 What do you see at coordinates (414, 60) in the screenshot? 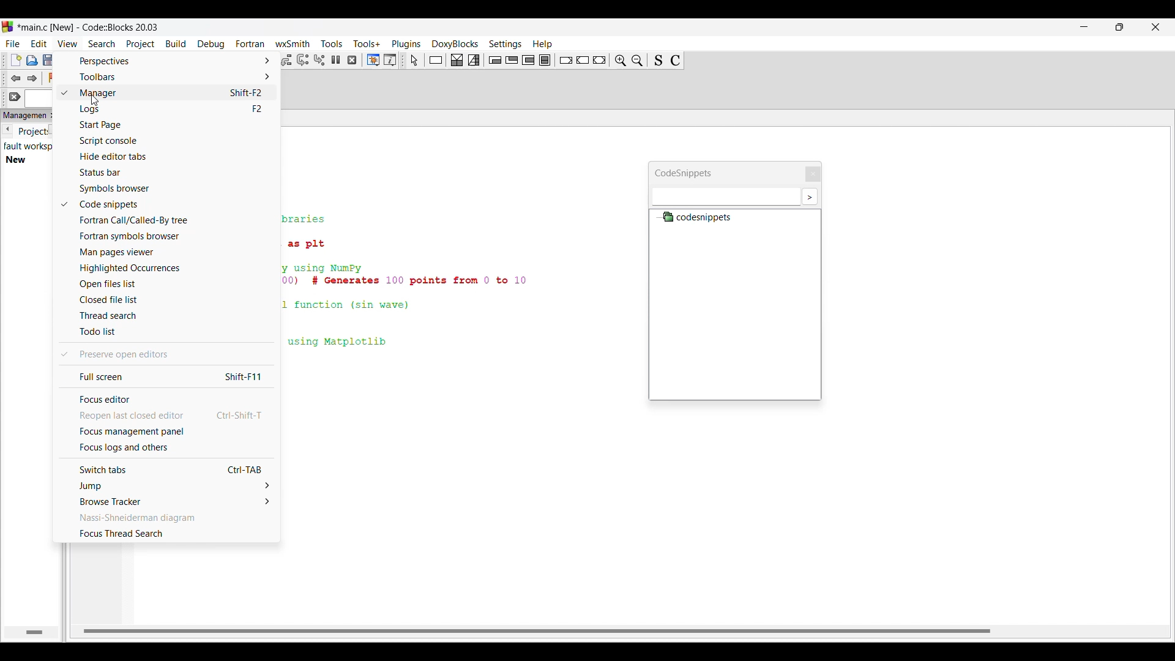
I see `Select` at bounding box center [414, 60].